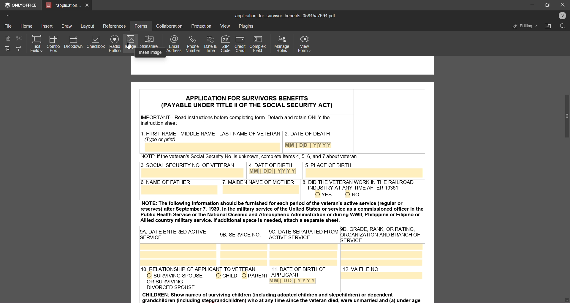 The image size is (570, 303). Describe the element at coordinates (285, 15) in the screenshot. I see `title` at that location.